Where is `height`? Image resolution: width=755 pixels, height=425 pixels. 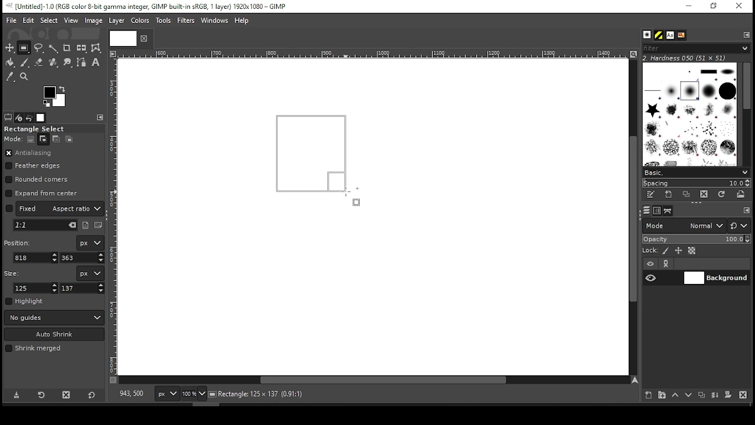
height is located at coordinates (83, 288).